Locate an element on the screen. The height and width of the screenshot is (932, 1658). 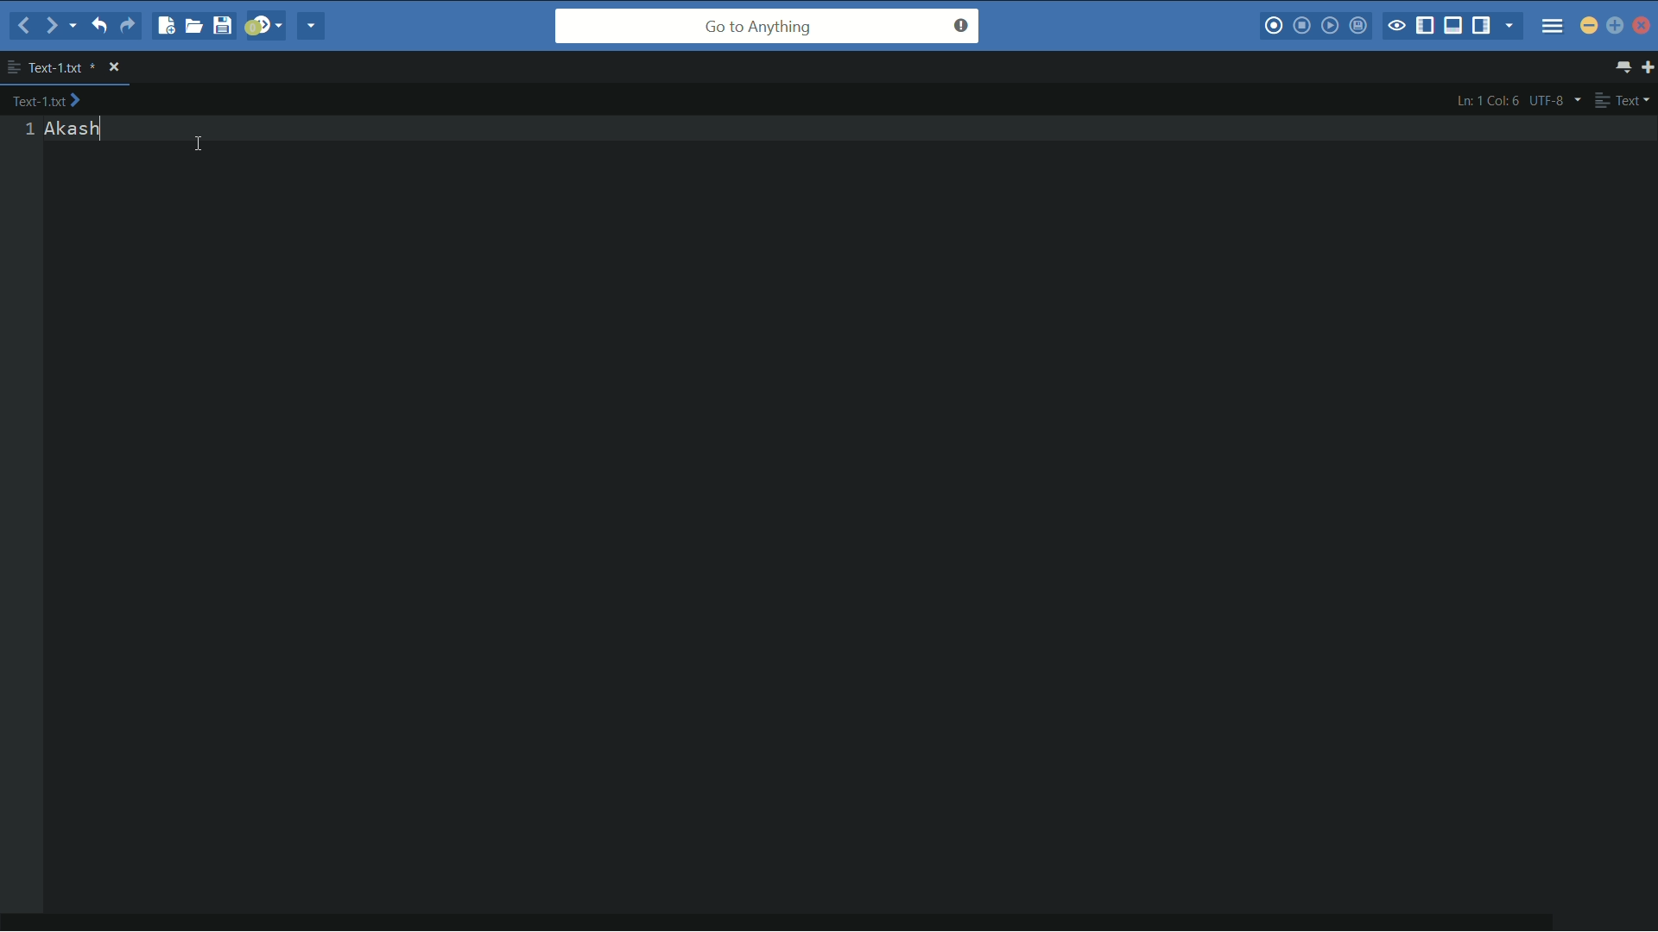
Line 1 Column 6 is located at coordinates (1484, 100).